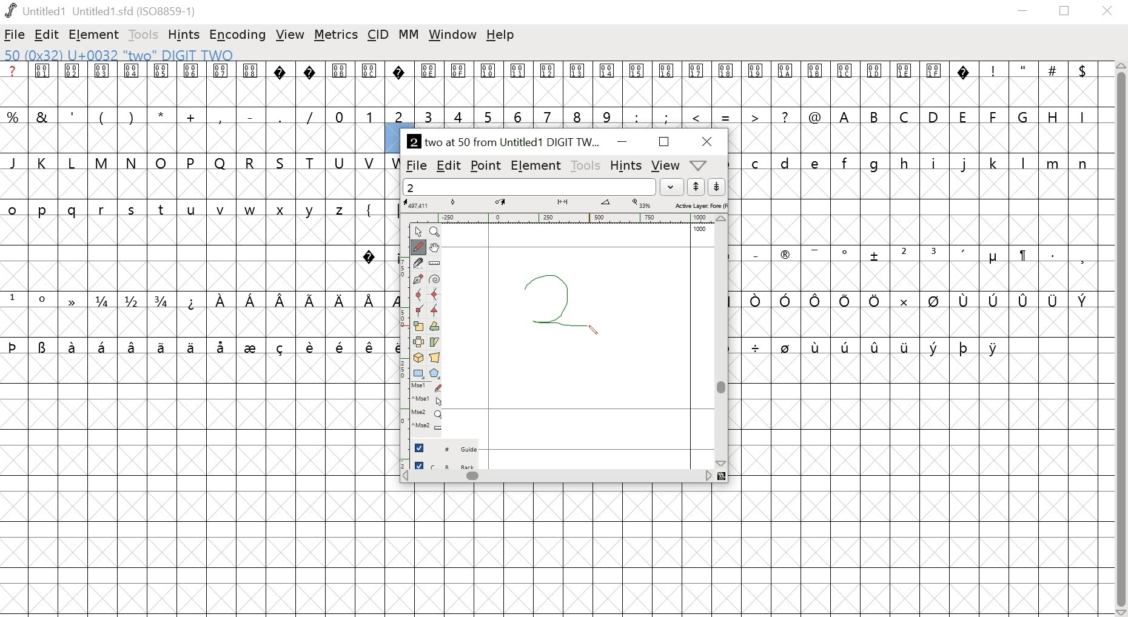 This screenshot has width=1128, height=617. I want to click on window, so click(452, 36).